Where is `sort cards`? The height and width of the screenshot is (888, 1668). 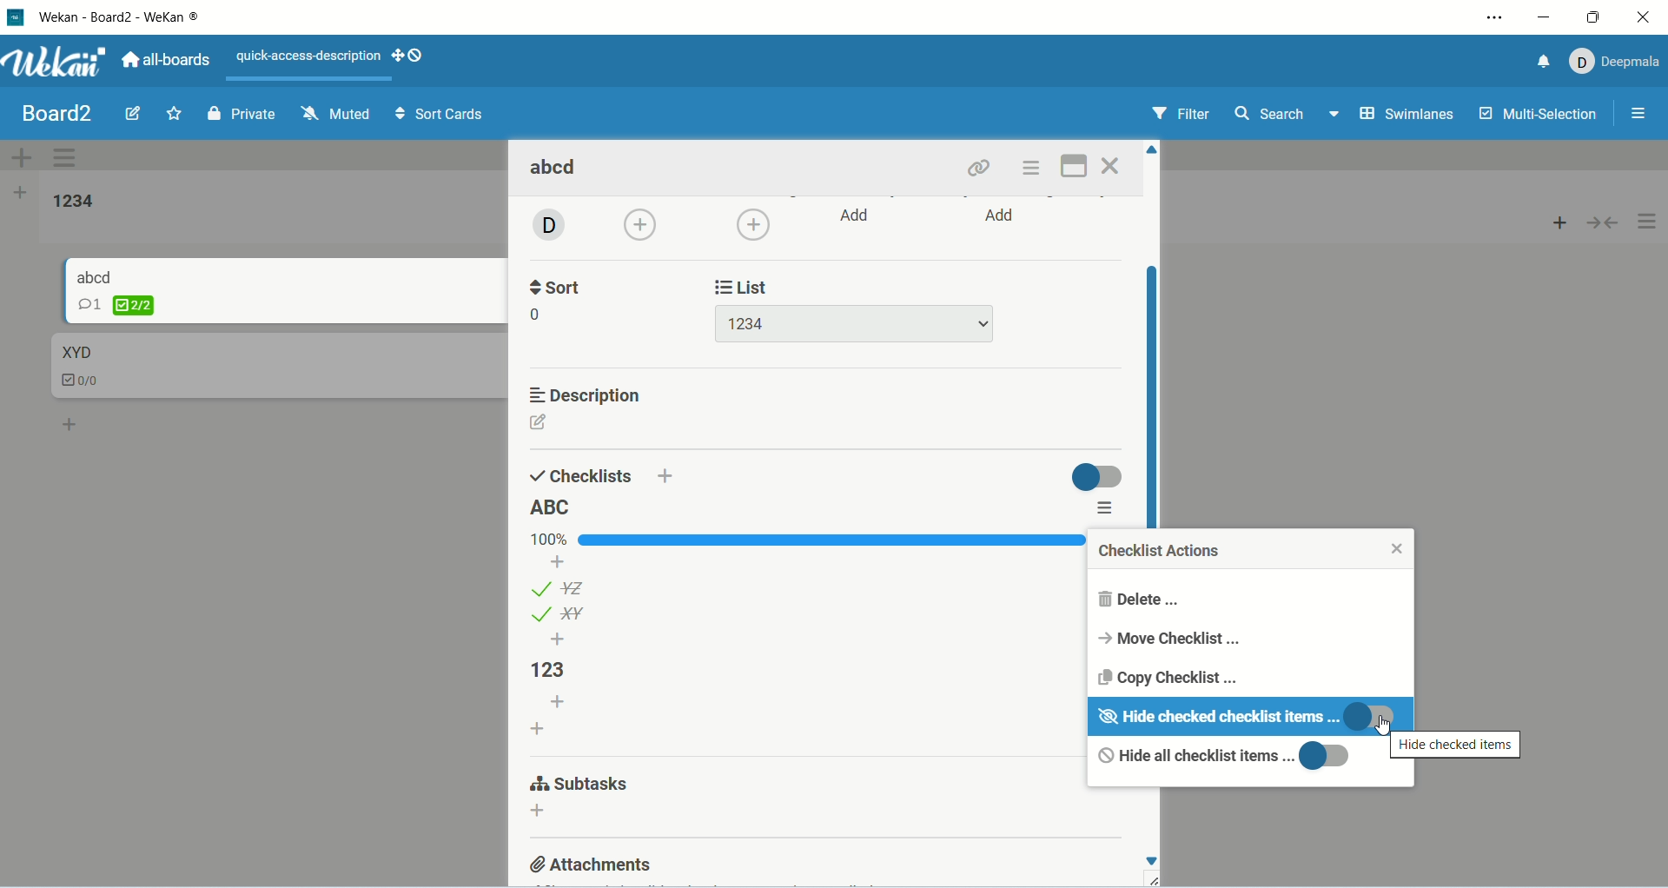
sort cards is located at coordinates (441, 115).